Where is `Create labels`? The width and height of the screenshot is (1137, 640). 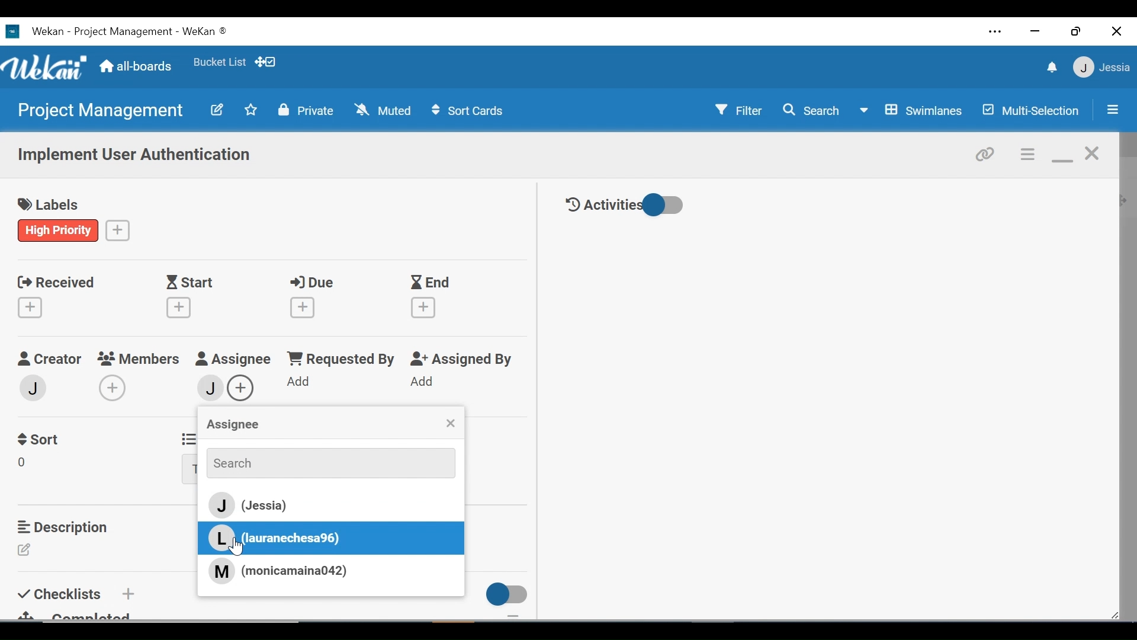
Create labels is located at coordinates (118, 229).